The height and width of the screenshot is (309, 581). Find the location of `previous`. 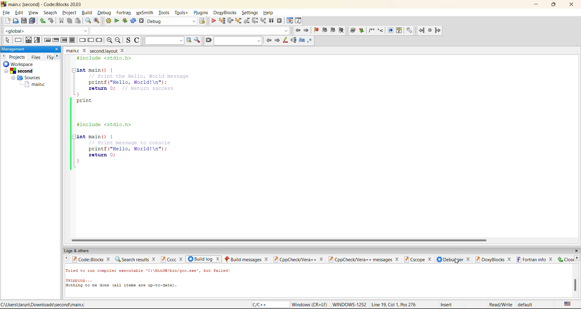

previous is located at coordinates (5, 57).